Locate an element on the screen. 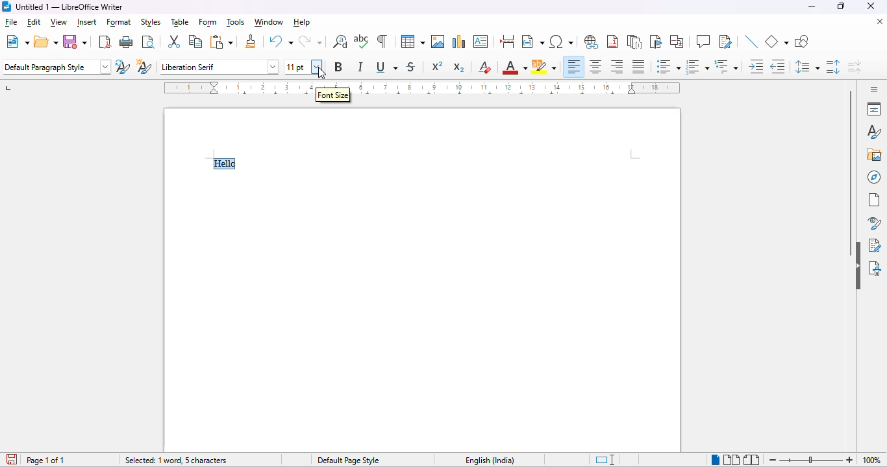 The height and width of the screenshot is (467, 887). toggle print preview is located at coordinates (149, 42).